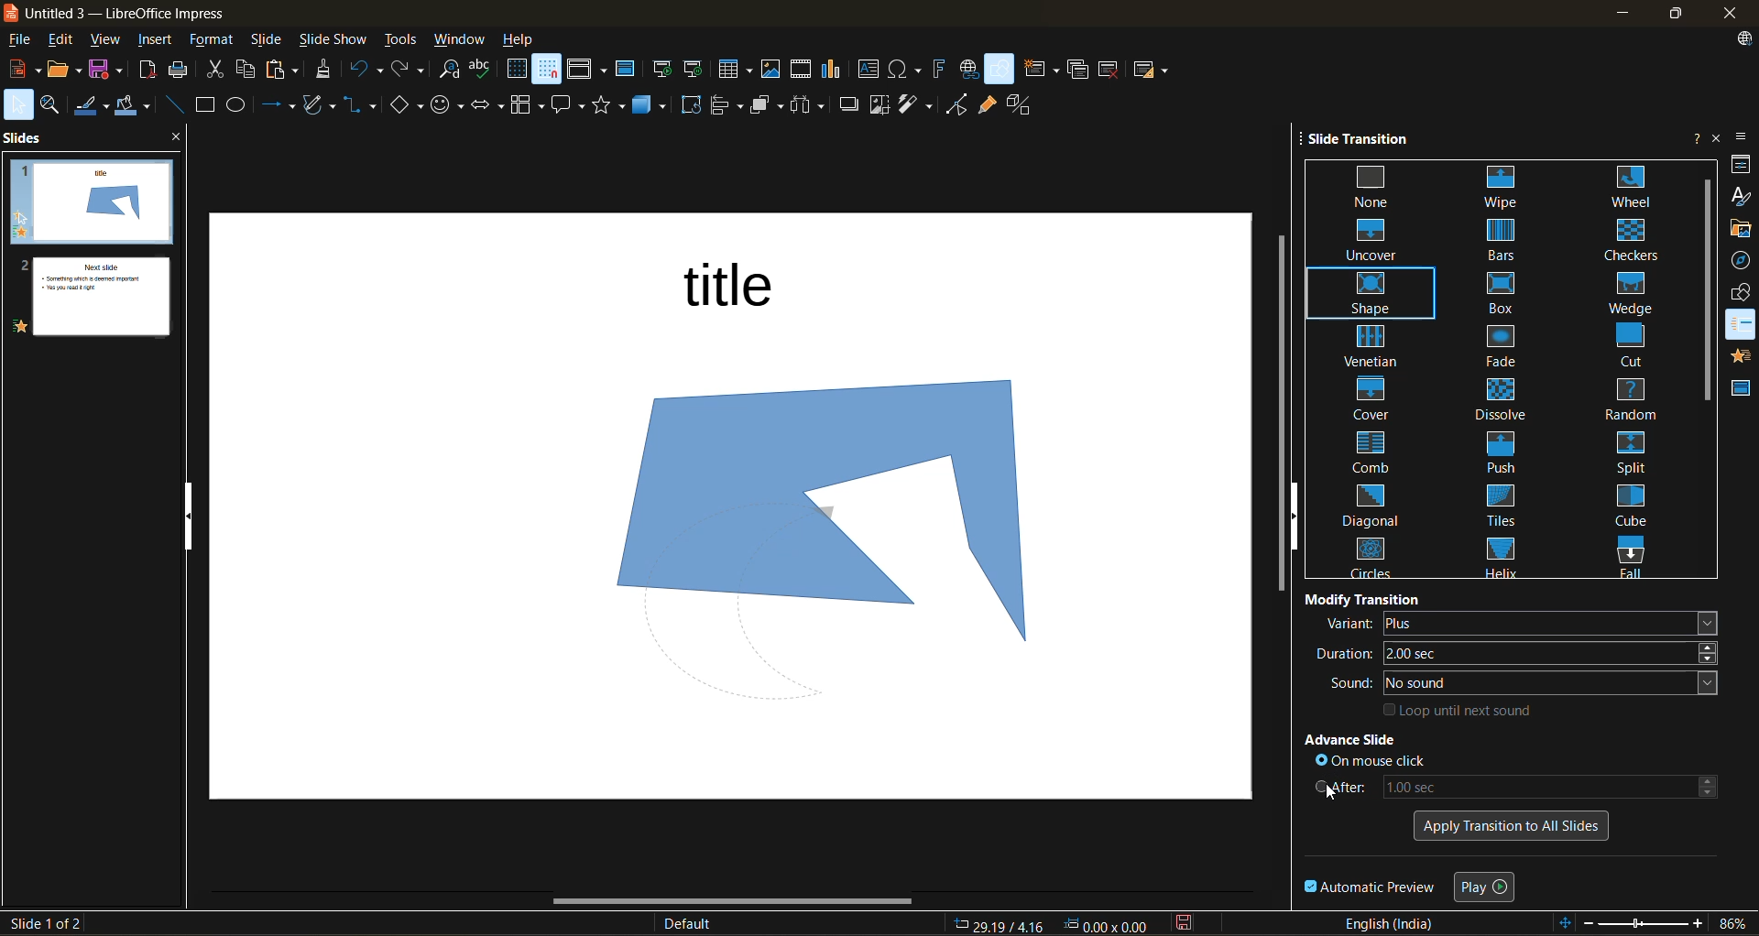 Image resolution: width=1759 pixels, height=936 pixels. I want to click on insert, so click(163, 41).